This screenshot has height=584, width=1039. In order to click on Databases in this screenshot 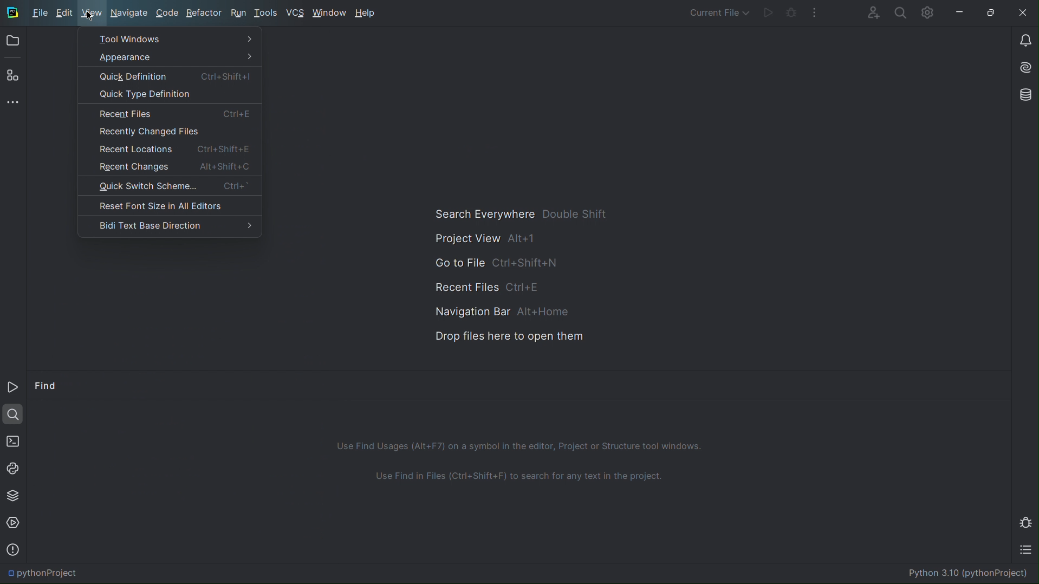, I will do `click(1023, 95)`.